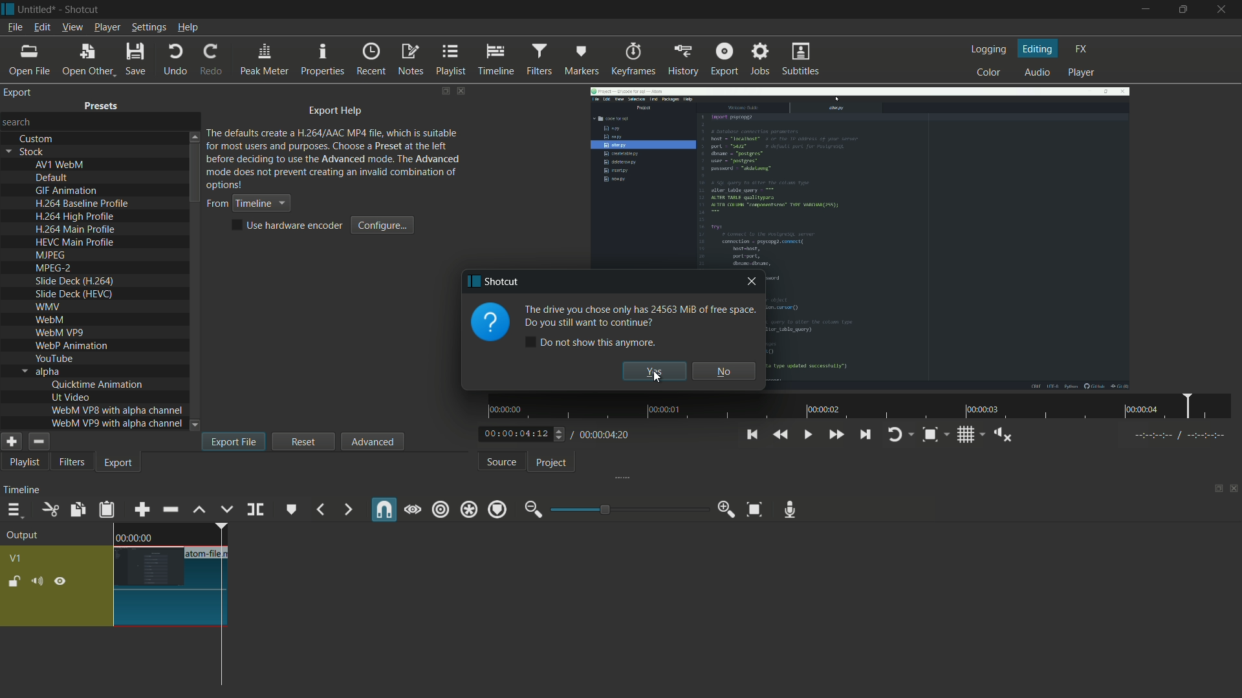 The height and width of the screenshot is (698, 1242). What do you see at coordinates (450, 60) in the screenshot?
I see `playlist` at bounding box center [450, 60].